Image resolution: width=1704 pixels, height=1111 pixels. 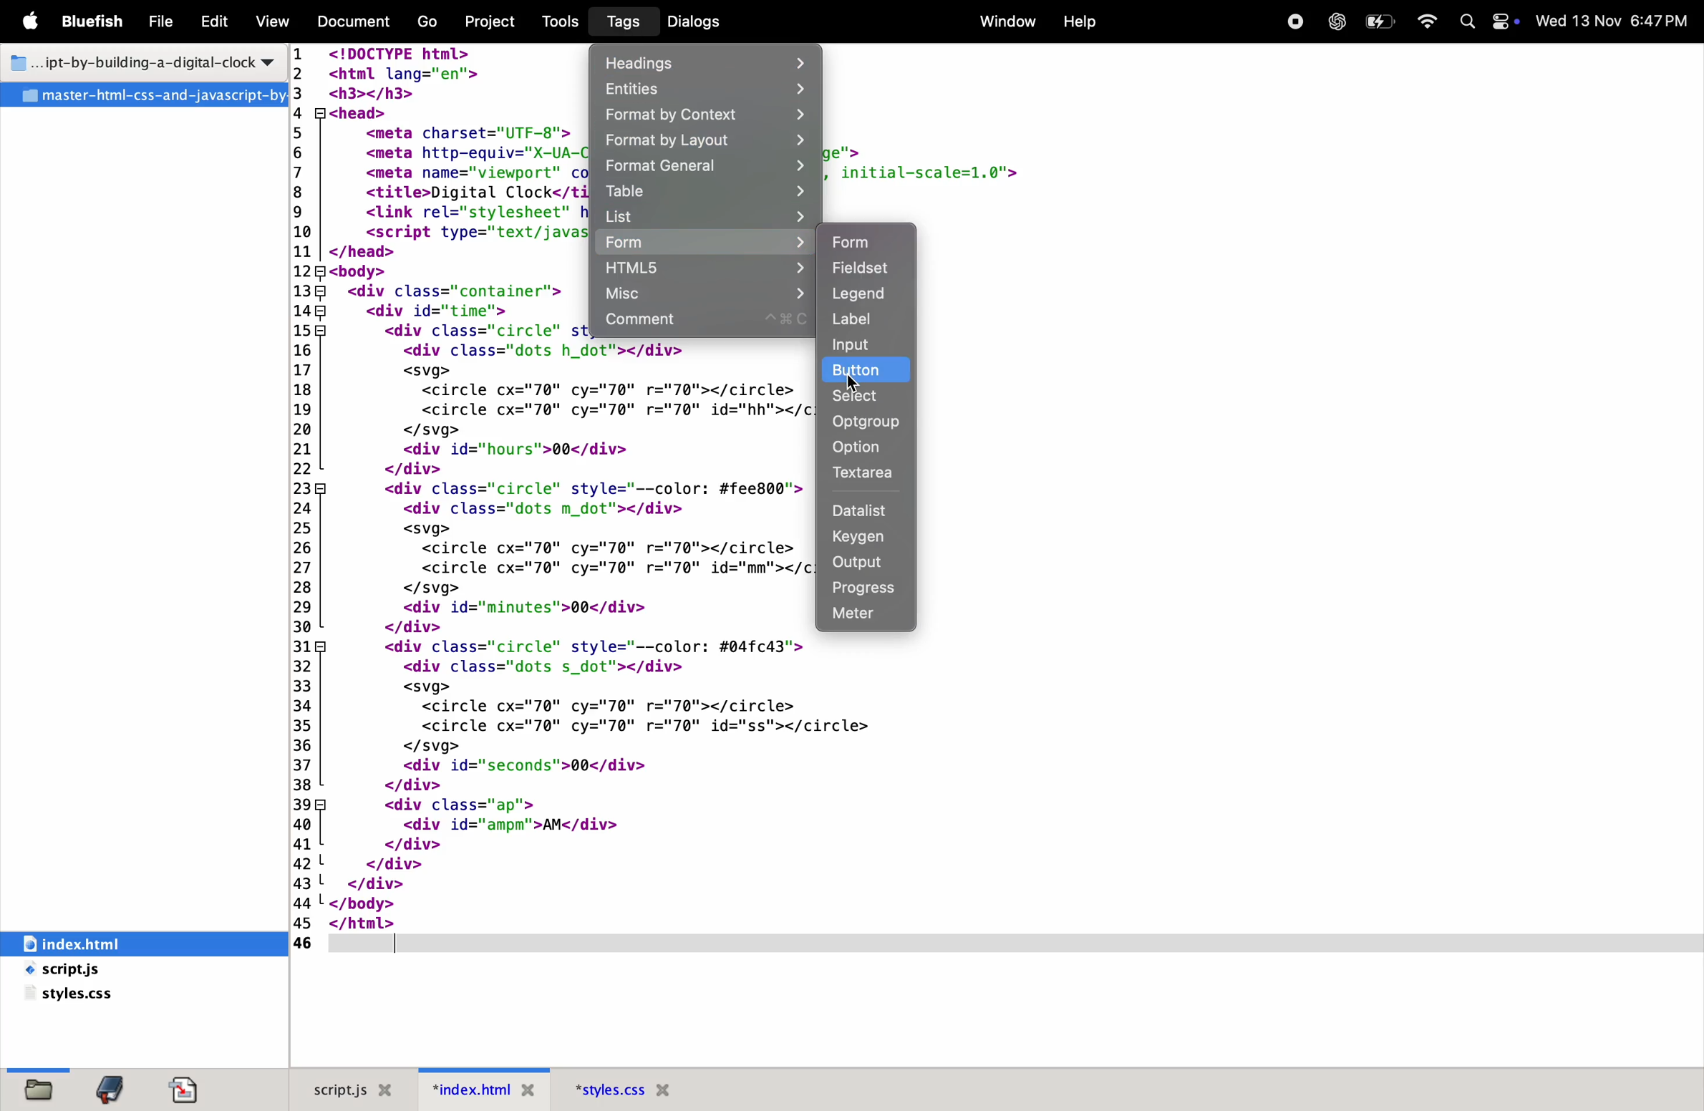 What do you see at coordinates (865, 510) in the screenshot?
I see `data list` at bounding box center [865, 510].